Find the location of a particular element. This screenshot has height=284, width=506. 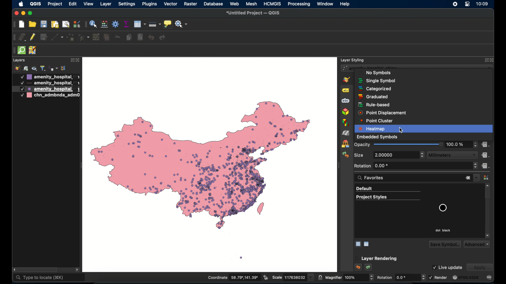

abels is located at coordinates (346, 91).